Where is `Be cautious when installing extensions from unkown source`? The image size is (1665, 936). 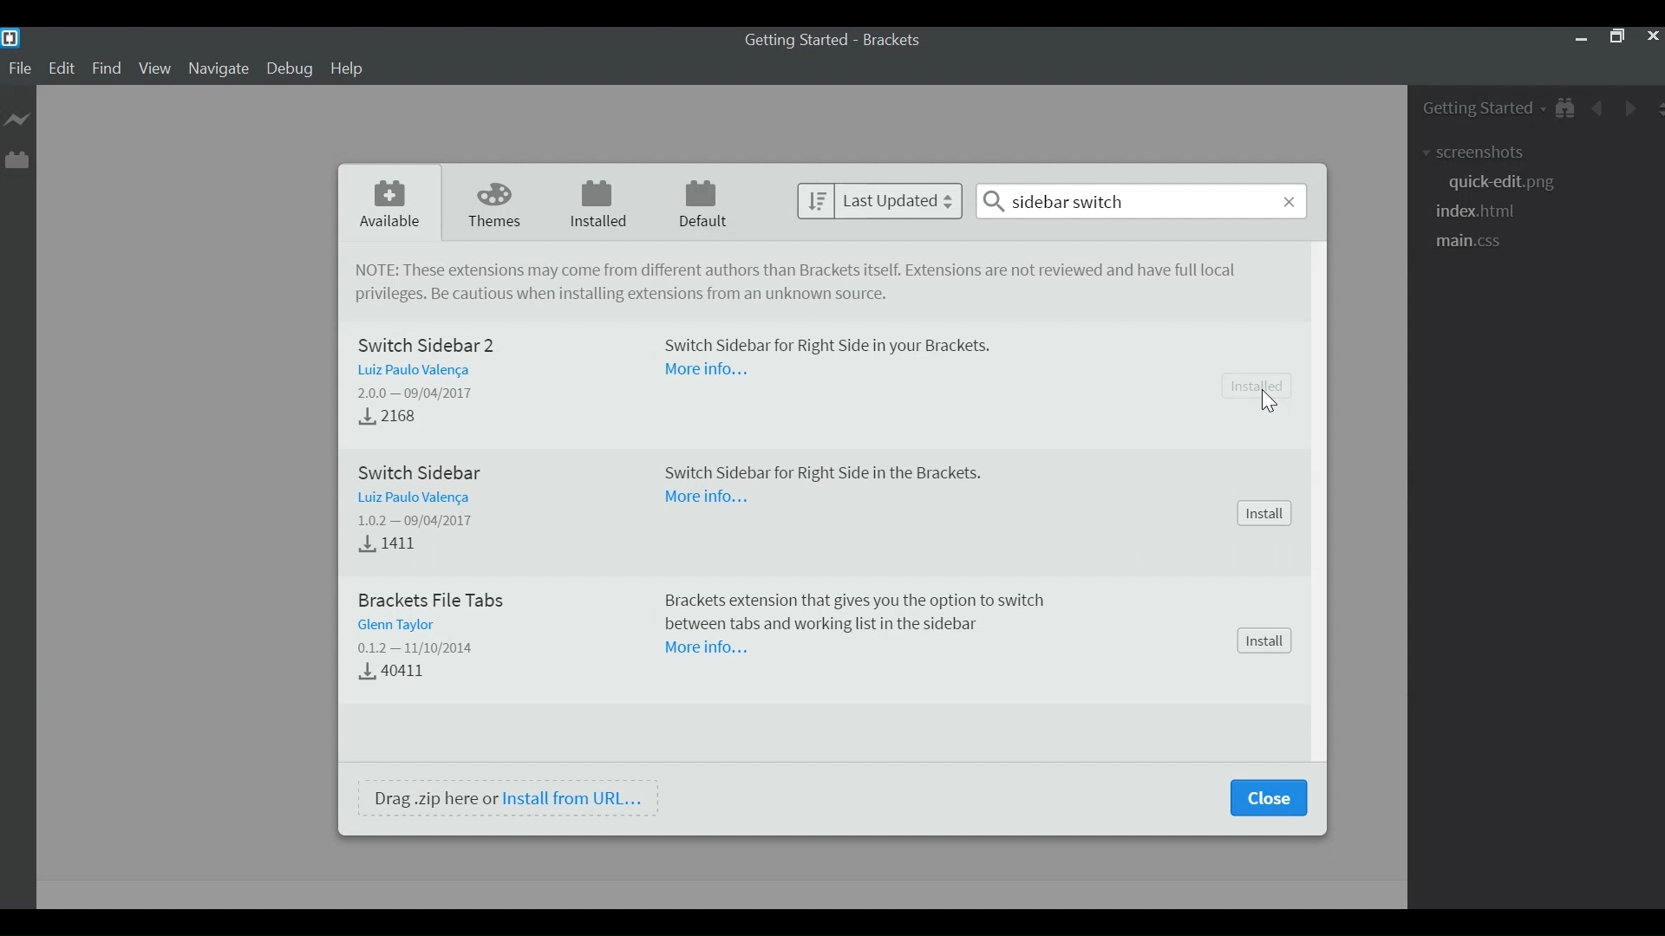 Be cautious when installing extensions from unkown source is located at coordinates (620, 296).